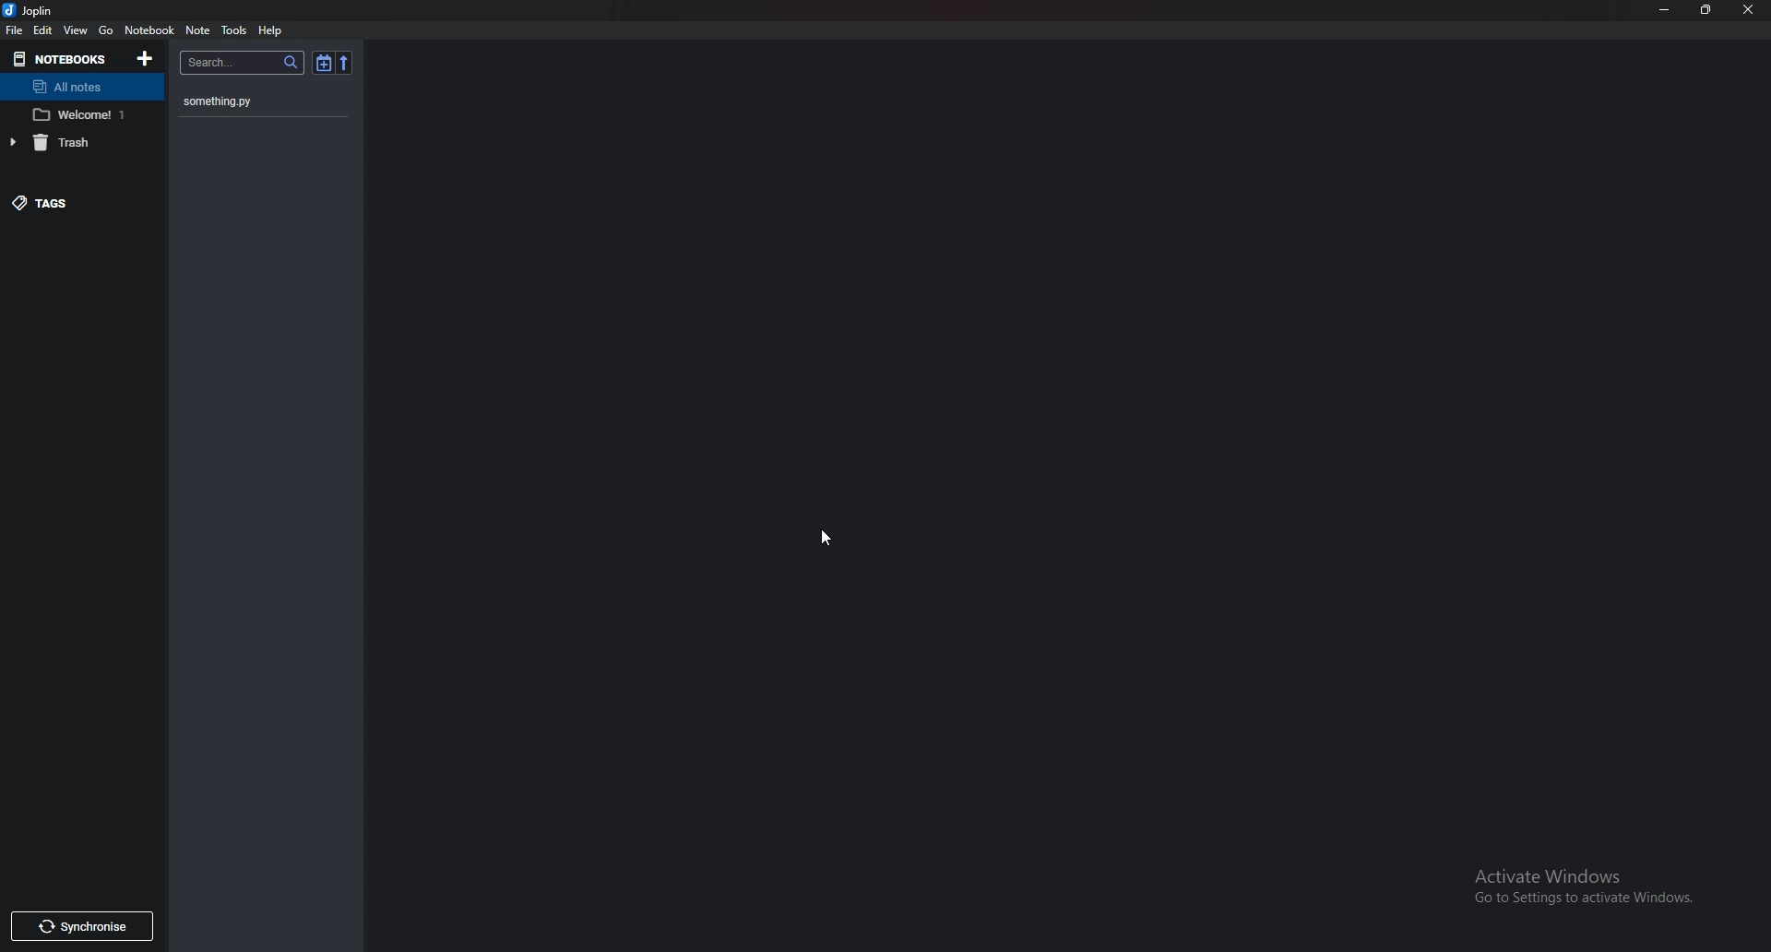 The height and width of the screenshot is (952, 1771). I want to click on Reverse sort order, so click(345, 61).